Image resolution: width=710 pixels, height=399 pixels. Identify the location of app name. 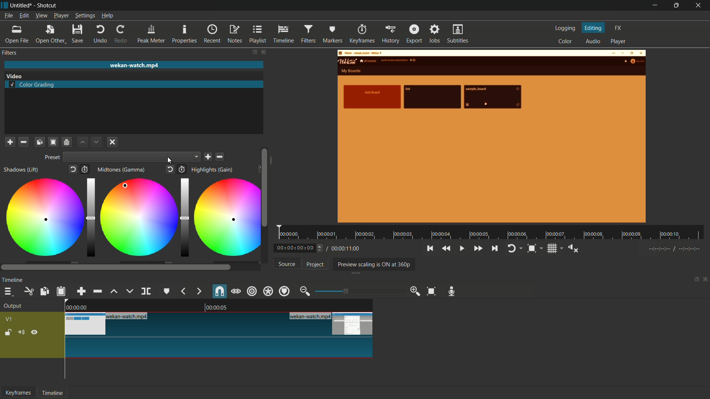
(48, 6).